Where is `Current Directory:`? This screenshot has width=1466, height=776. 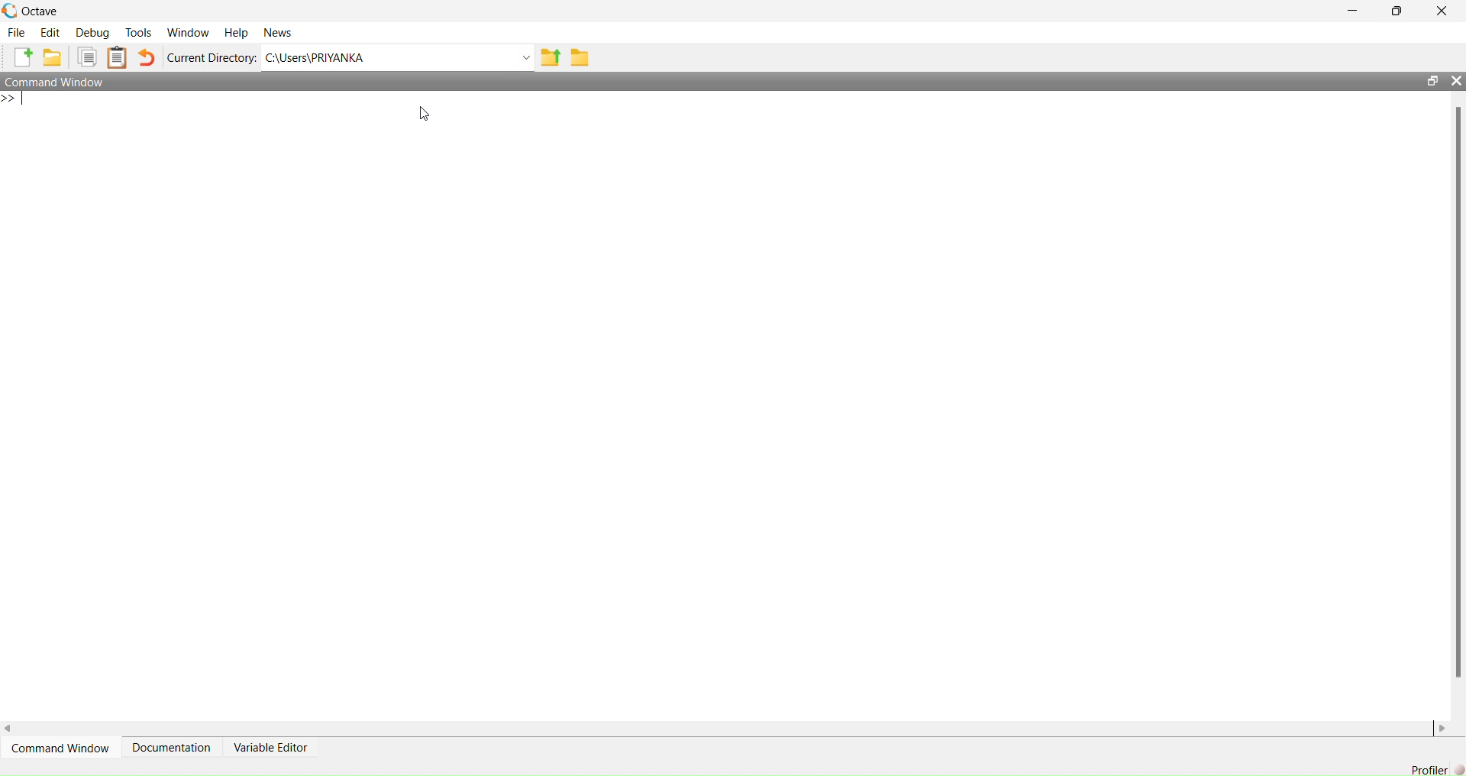 Current Directory: is located at coordinates (212, 60).